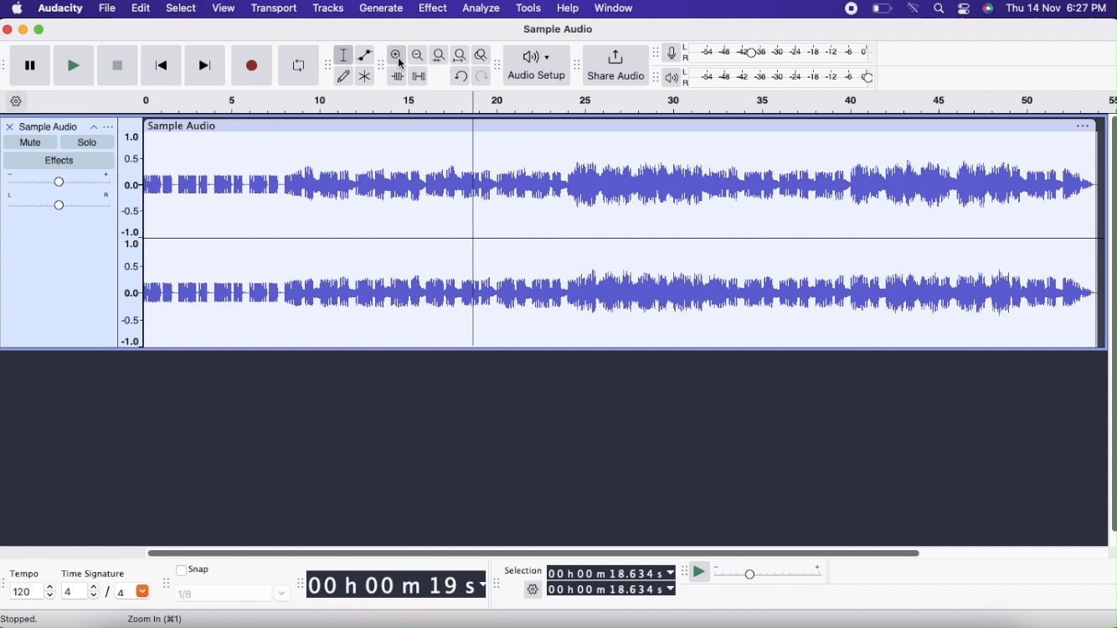 This screenshot has height=628, width=1117. I want to click on Tracks, so click(327, 8).